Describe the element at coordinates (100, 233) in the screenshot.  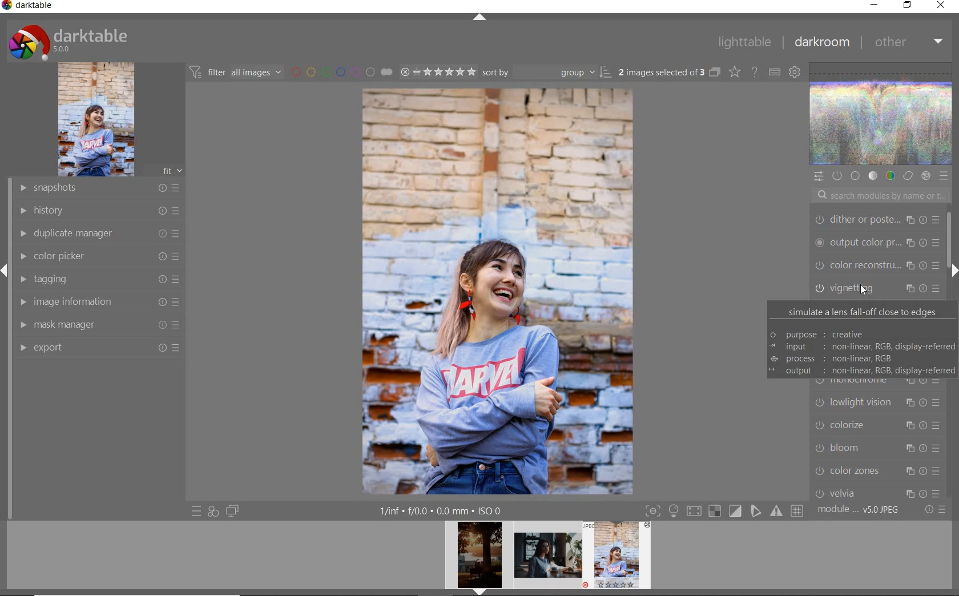
I see `duplicate manager` at that location.